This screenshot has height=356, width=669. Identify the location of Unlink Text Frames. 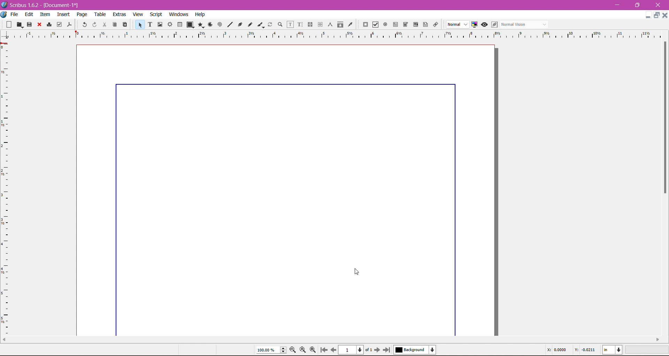
(320, 24).